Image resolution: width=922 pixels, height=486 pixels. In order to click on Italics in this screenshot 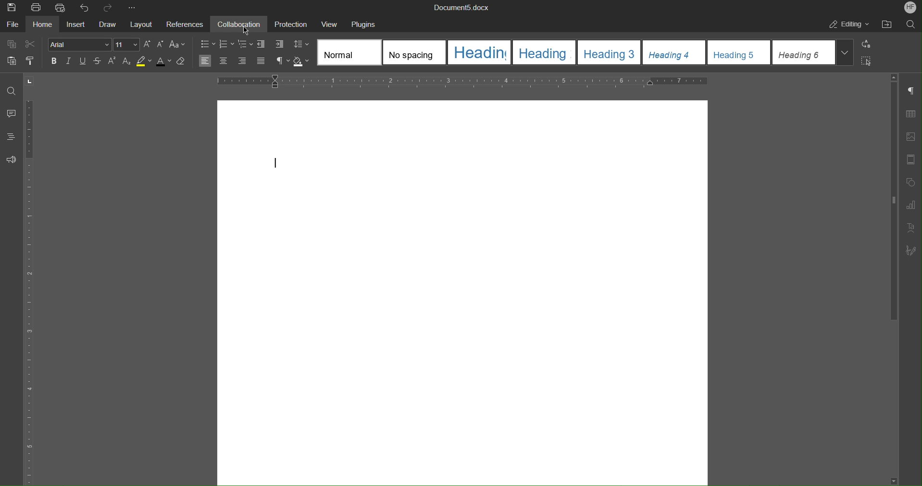, I will do `click(71, 63)`.